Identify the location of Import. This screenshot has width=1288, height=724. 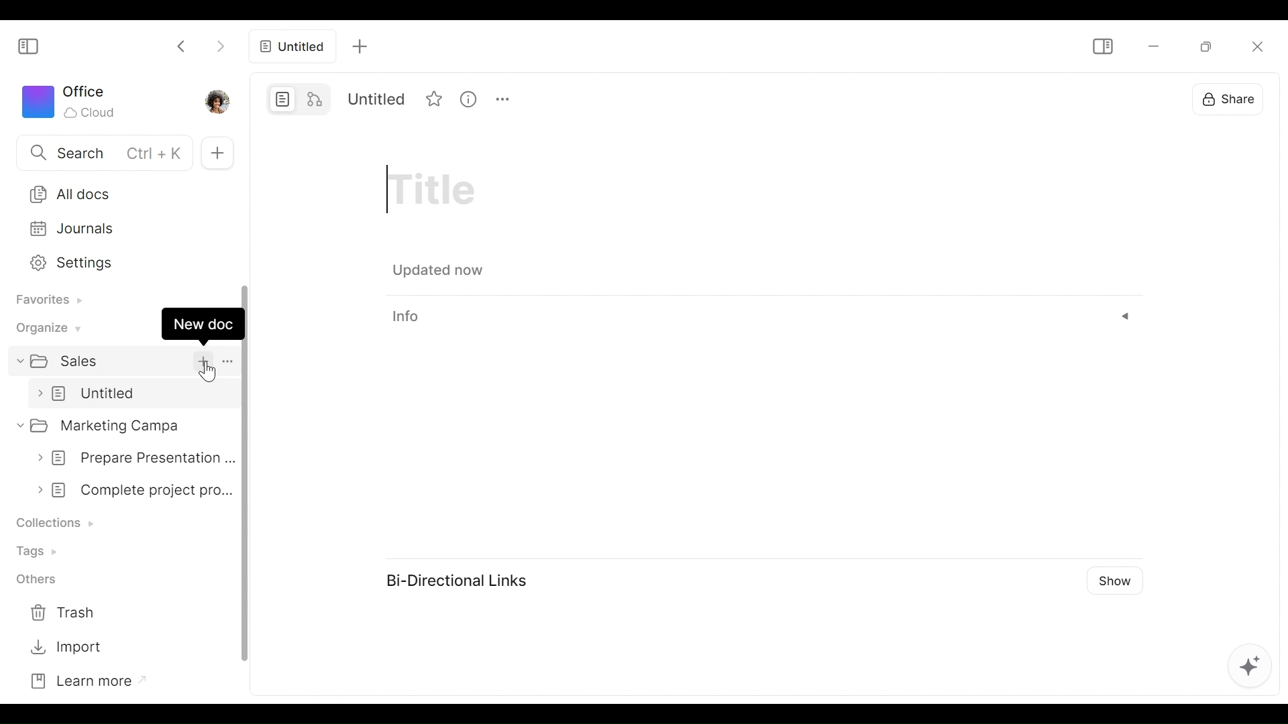
(70, 648).